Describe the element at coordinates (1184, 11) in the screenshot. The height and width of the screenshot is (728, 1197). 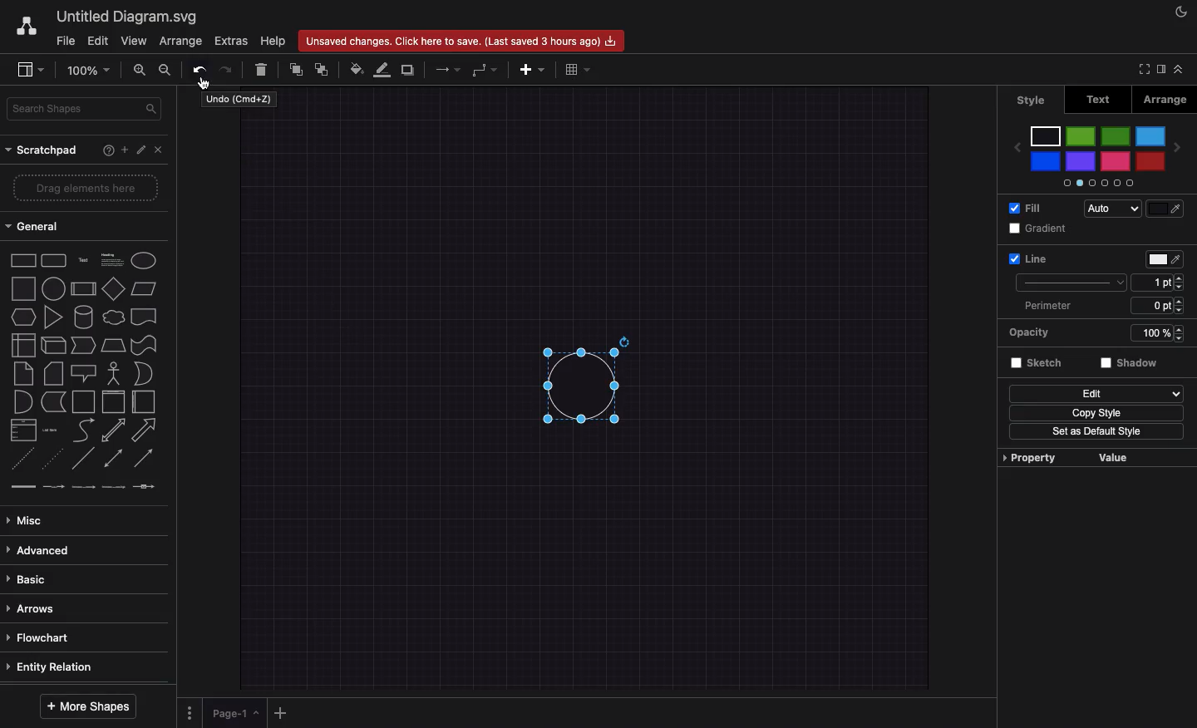
I see `Night mode` at that location.